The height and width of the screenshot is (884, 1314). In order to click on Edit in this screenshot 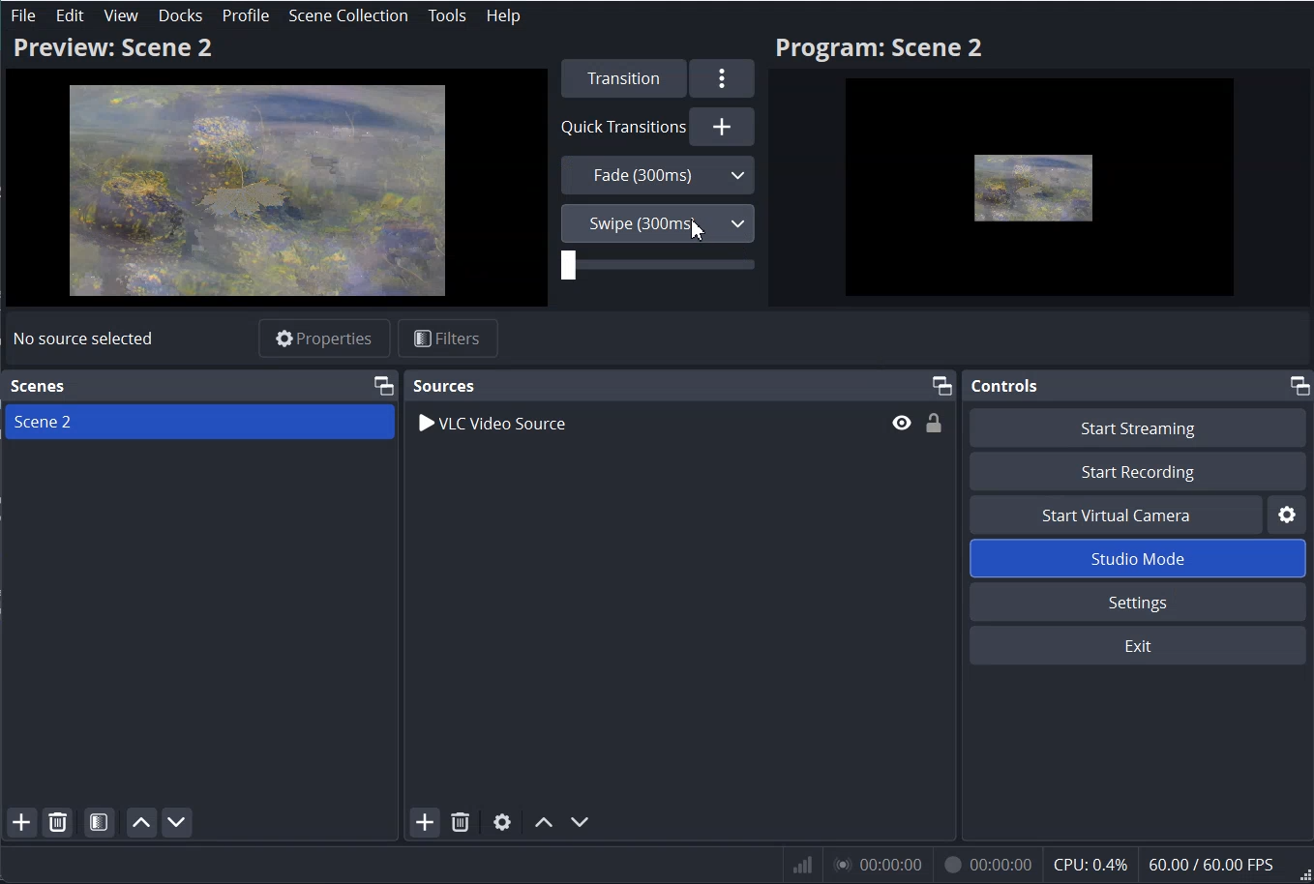, I will do `click(71, 15)`.